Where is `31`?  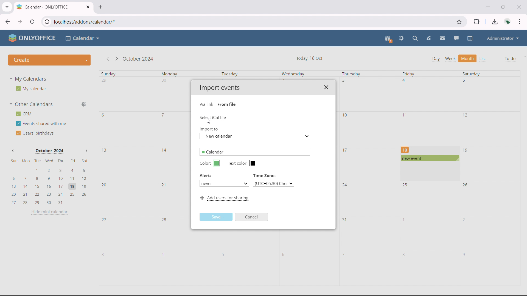 31 is located at coordinates (345, 220).